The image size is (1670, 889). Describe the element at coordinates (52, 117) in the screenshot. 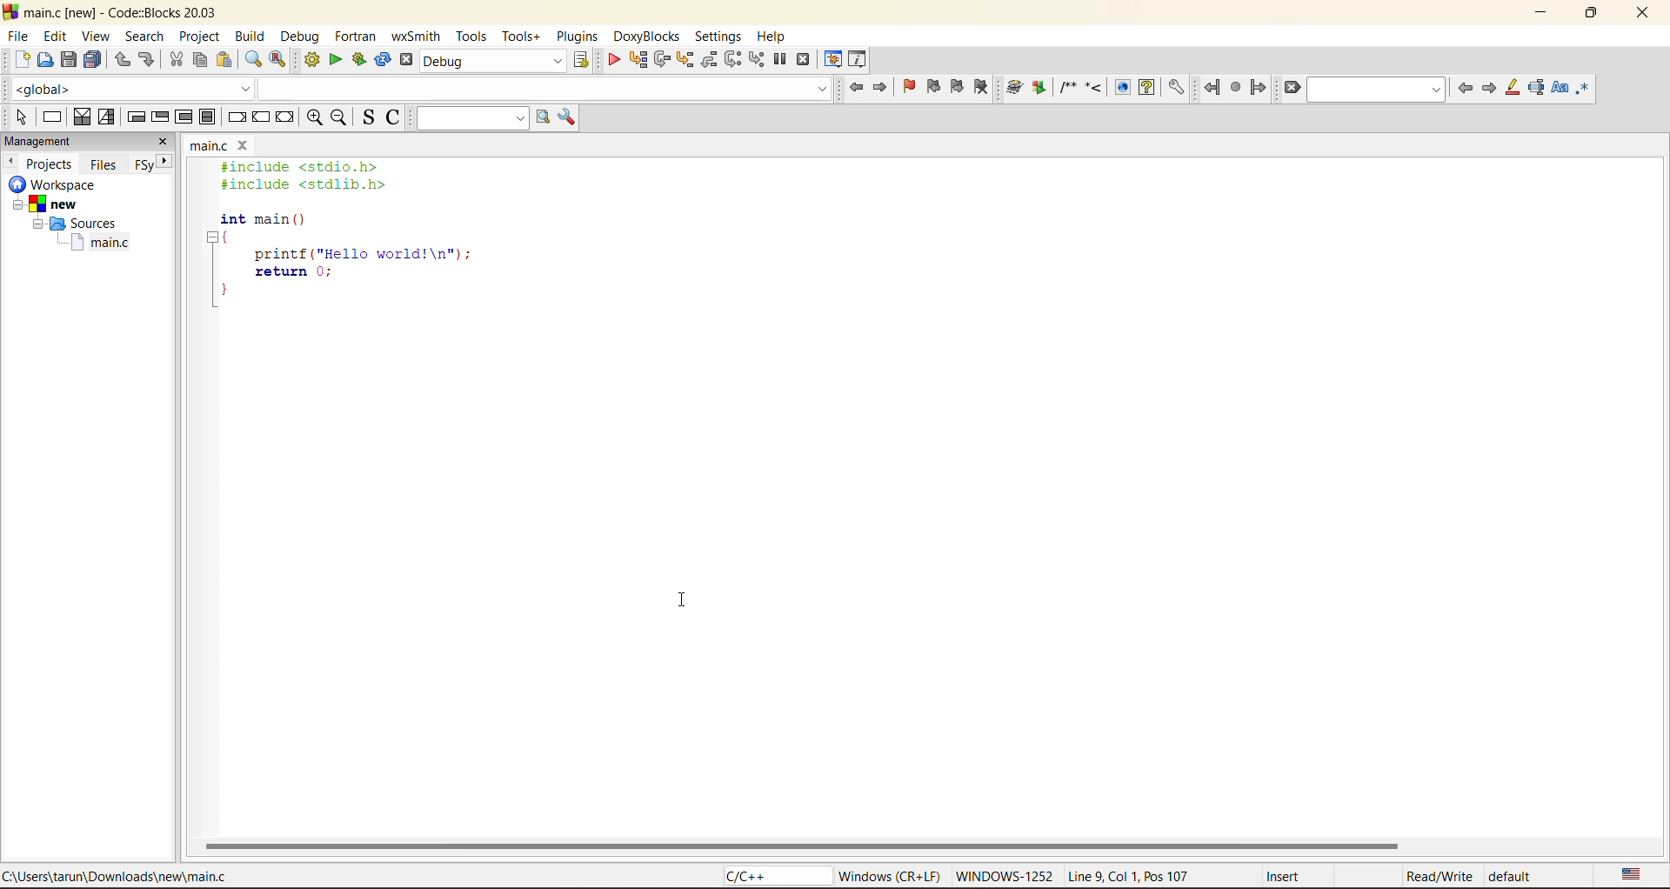

I see `instruction` at that location.